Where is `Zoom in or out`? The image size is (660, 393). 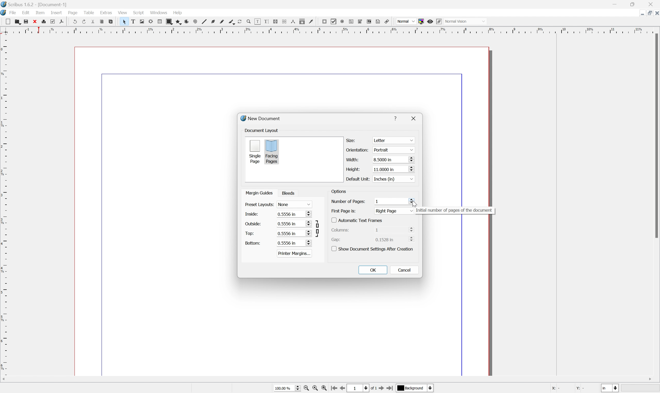
Zoom in or out is located at coordinates (248, 21).